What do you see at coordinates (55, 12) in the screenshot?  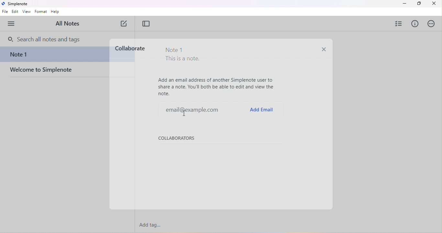 I see `help` at bounding box center [55, 12].